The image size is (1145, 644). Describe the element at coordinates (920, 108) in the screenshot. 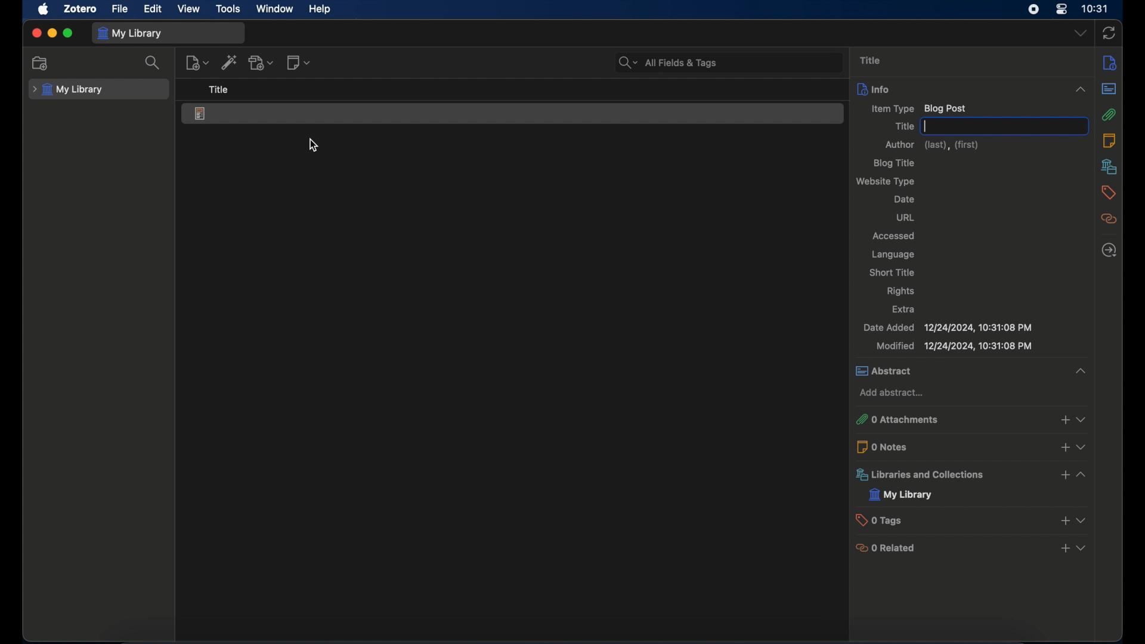

I see `item type` at that location.